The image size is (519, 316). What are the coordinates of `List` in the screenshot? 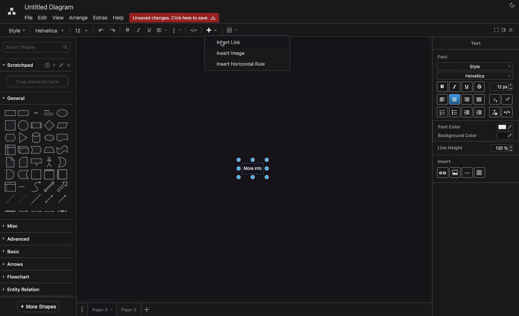 It's located at (442, 112).